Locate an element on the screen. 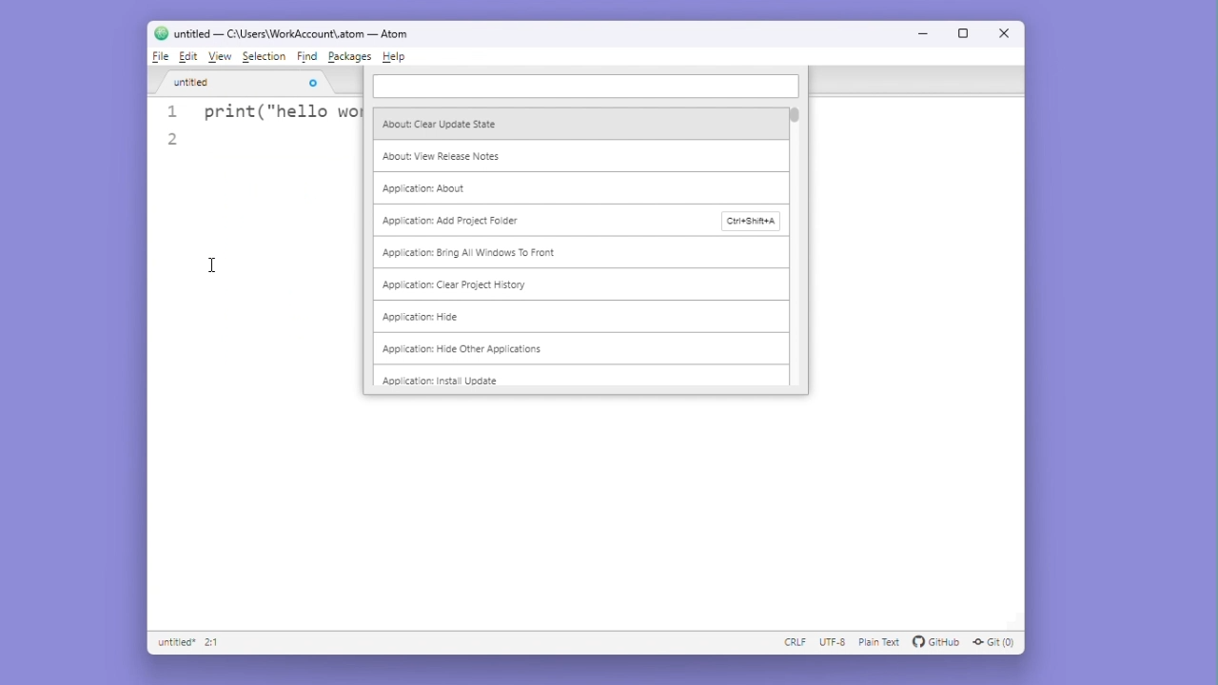  Application add project folder is located at coordinates (460, 222).